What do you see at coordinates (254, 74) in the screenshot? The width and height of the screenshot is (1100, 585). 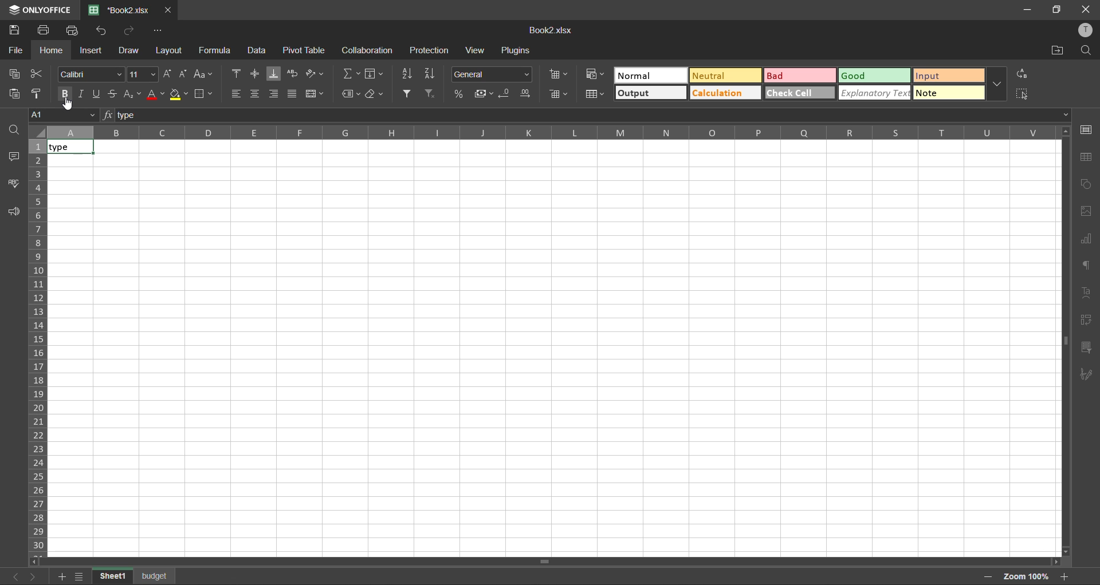 I see `align middle` at bounding box center [254, 74].